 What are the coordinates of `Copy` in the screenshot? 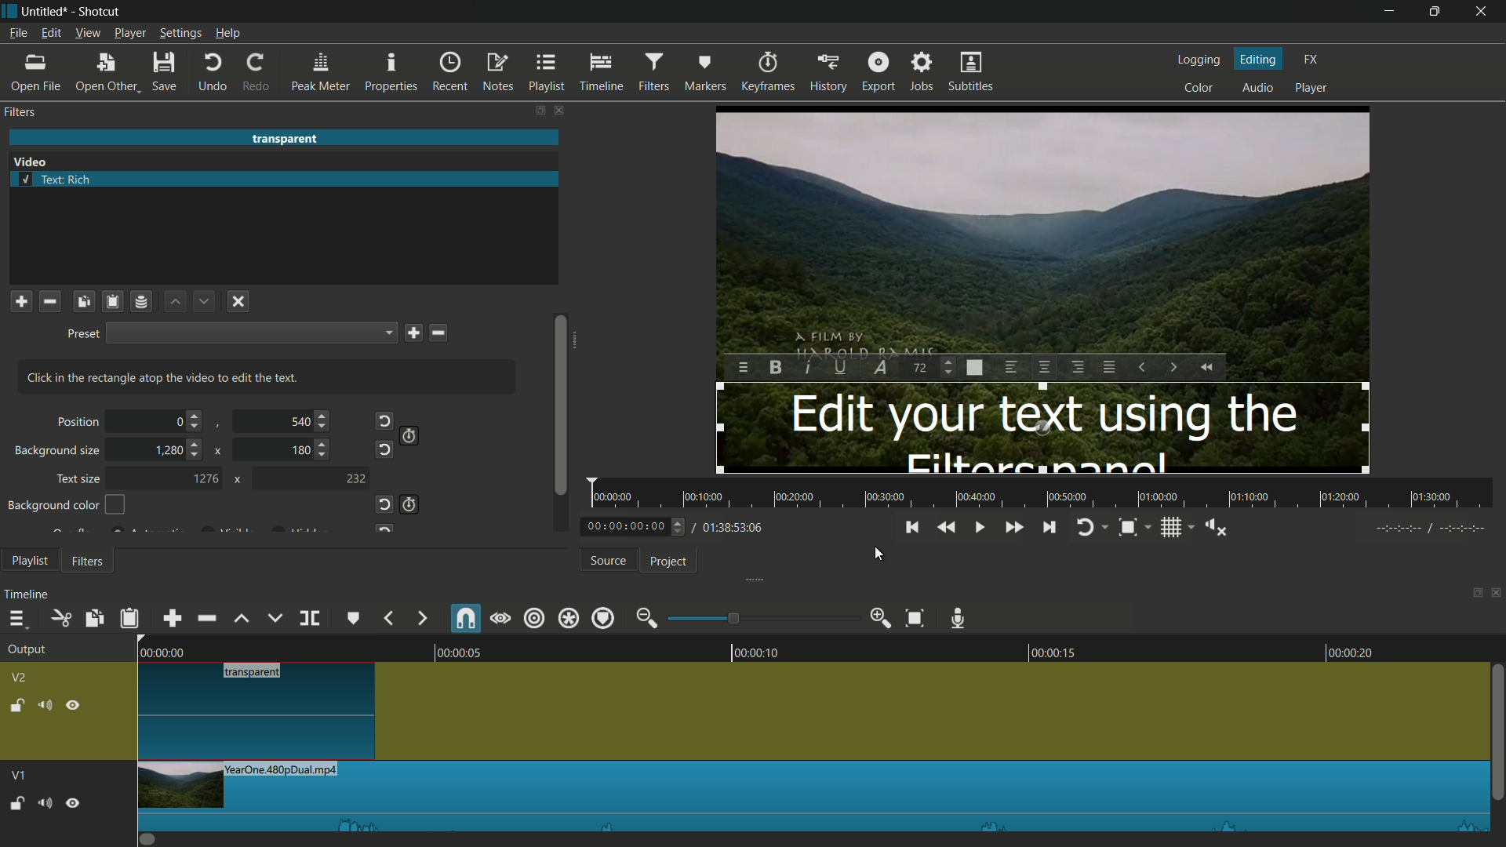 It's located at (83, 304).